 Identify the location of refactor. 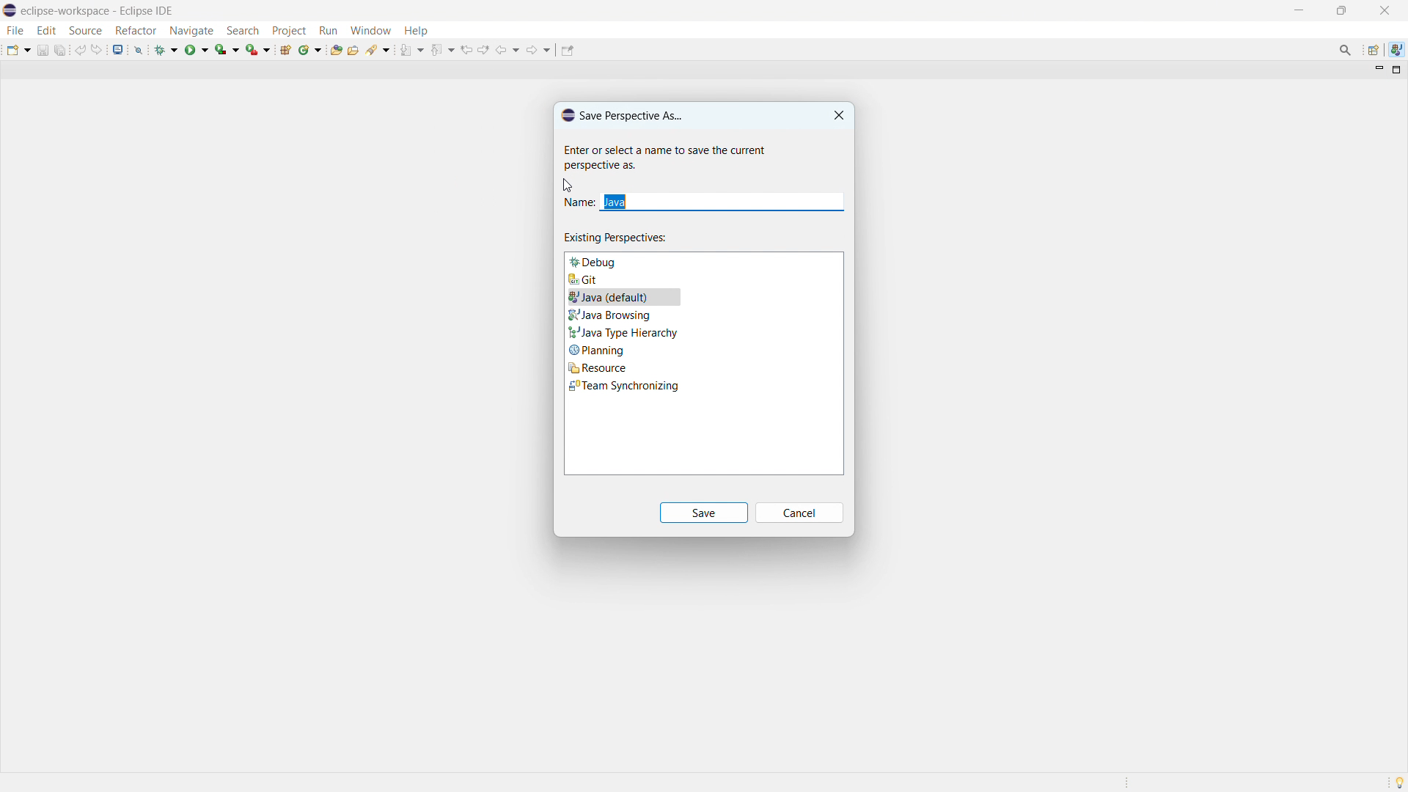
(136, 32).